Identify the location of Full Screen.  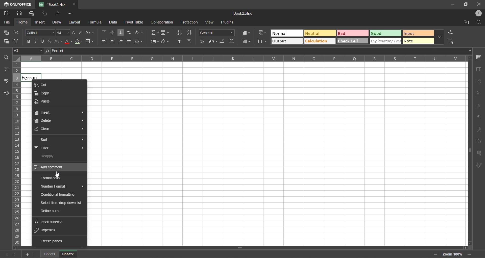
(466, 5).